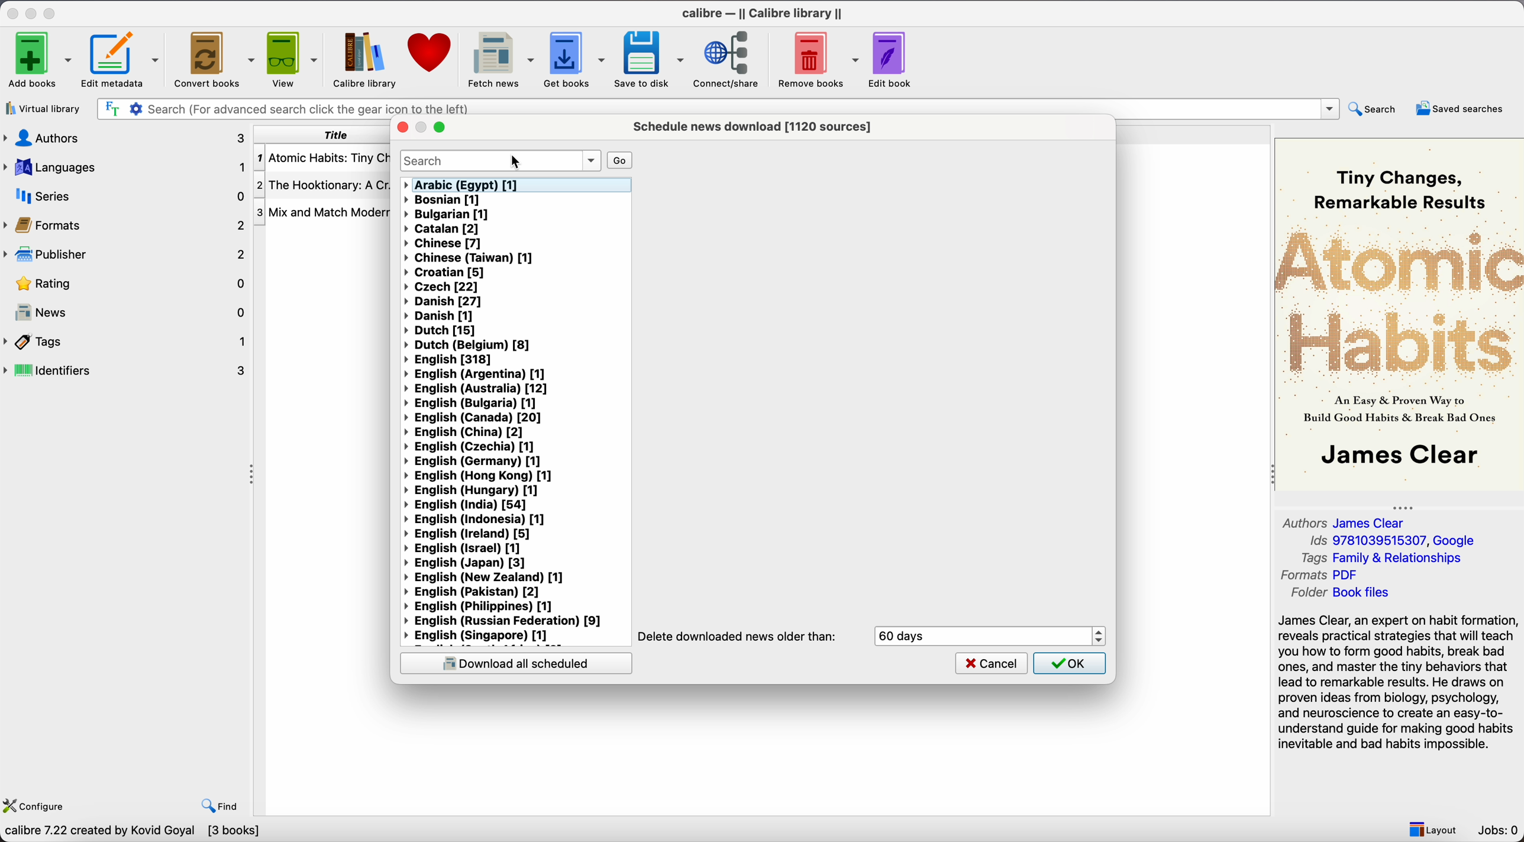  Describe the element at coordinates (445, 201) in the screenshot. I see `bosnian [1]` at that location.